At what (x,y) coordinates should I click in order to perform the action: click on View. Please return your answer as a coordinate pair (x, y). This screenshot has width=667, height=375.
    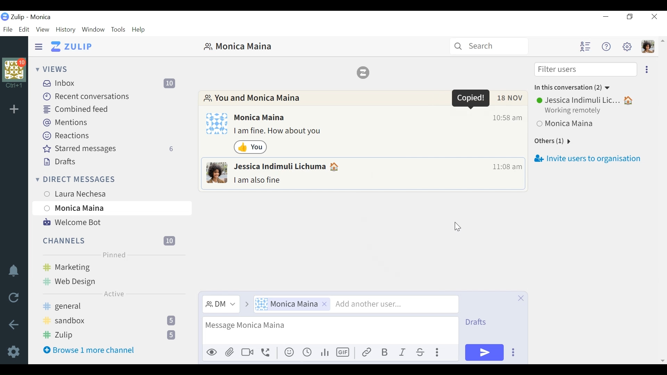
    Looking at the image, I should click on (43, 30).